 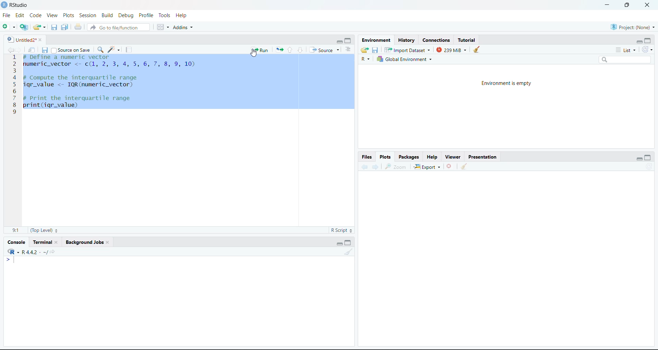 What do you see at coordinates (300, 50) in the screenshot?
I see `Go to next section/chunk (Ctrl + pgDn)` at bounding box center [300, 50].